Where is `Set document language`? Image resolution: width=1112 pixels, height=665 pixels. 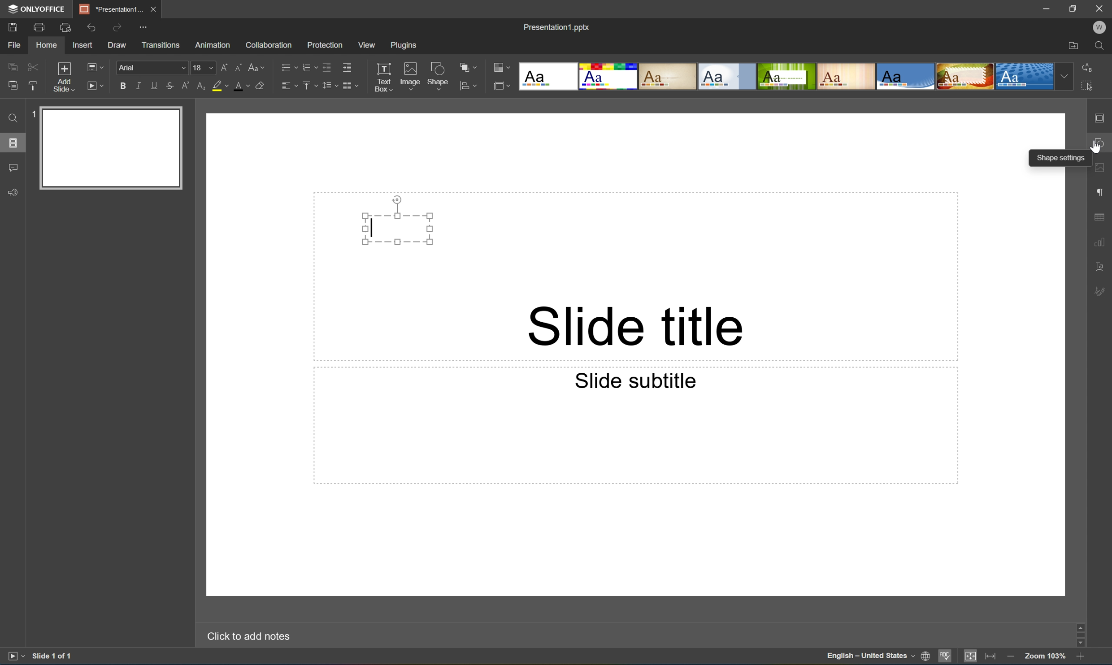
Set document language is located at coordinates (928, 657).